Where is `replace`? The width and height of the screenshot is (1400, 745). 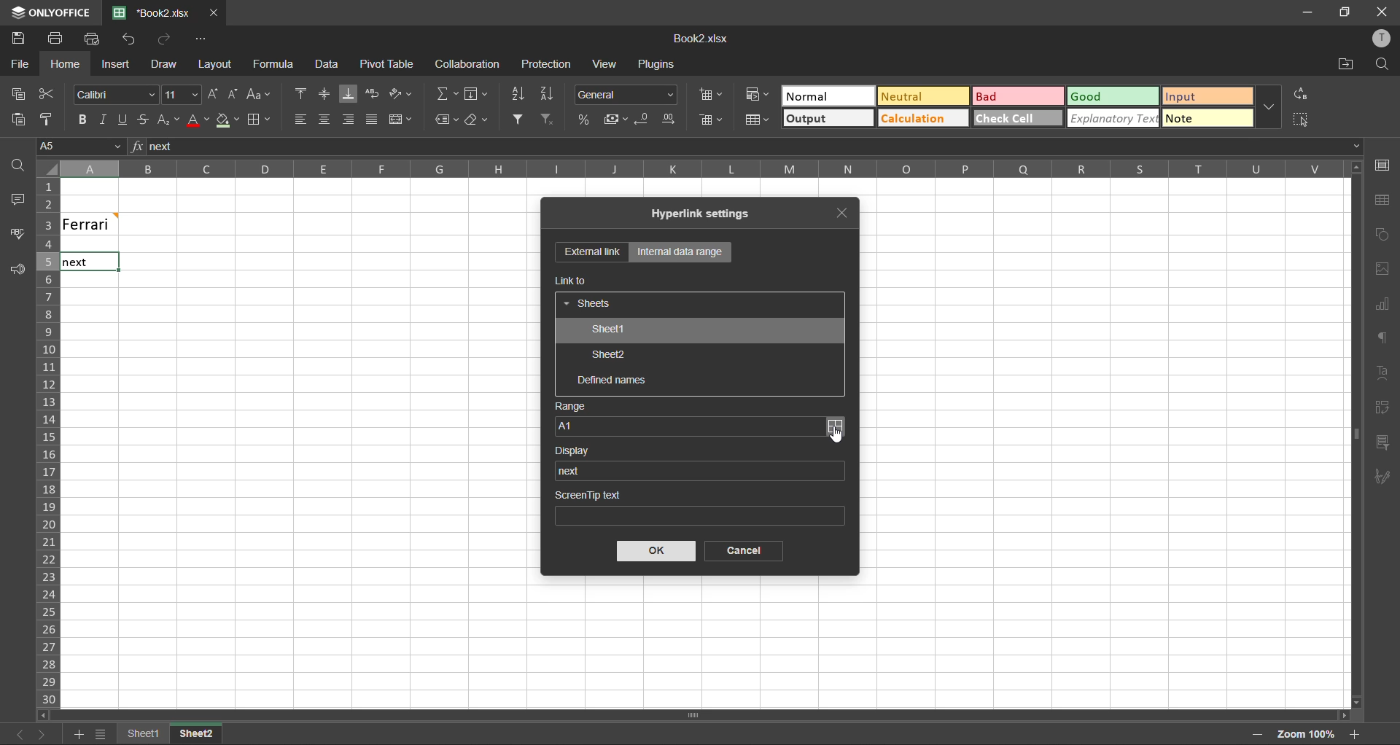
replace is located at coordinates (1303, 93).